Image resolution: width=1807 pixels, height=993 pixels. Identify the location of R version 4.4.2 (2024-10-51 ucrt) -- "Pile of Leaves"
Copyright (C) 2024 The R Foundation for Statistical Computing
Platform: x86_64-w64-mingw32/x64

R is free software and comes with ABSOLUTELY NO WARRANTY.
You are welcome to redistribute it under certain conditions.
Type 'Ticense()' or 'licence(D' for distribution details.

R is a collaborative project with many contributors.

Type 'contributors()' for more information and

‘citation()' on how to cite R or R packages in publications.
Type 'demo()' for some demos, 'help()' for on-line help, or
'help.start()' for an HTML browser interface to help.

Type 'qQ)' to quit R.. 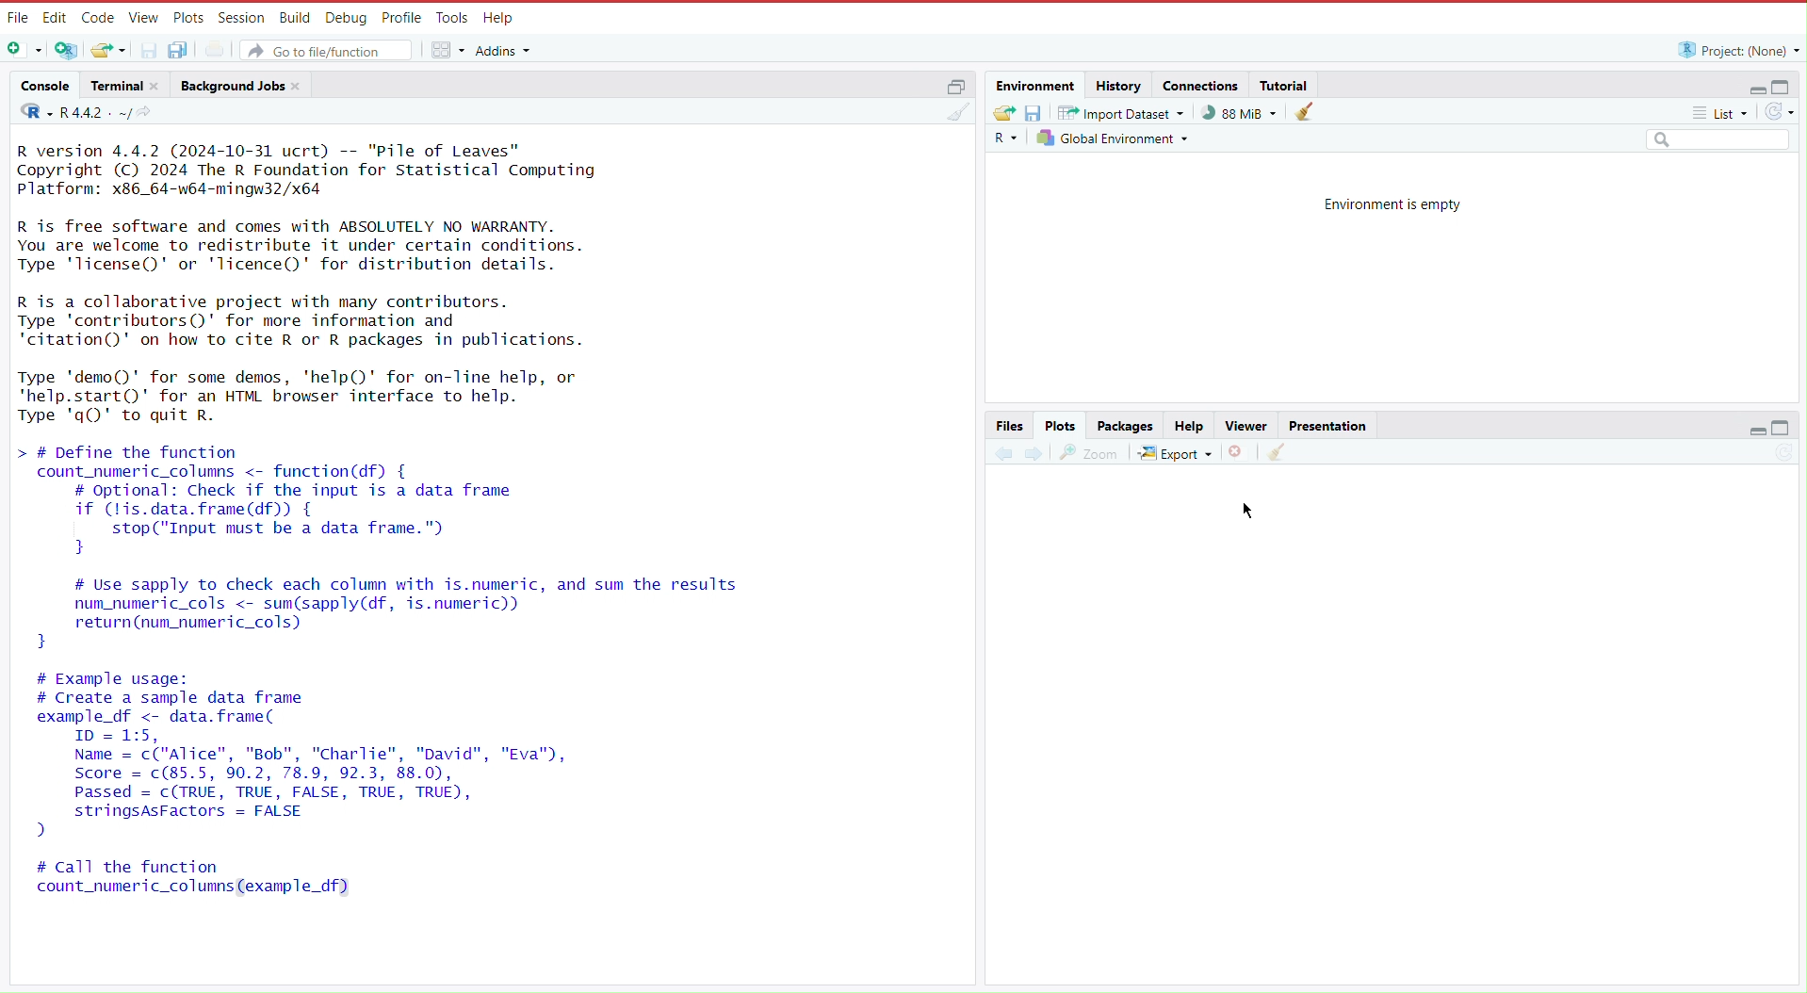
(339, 285).